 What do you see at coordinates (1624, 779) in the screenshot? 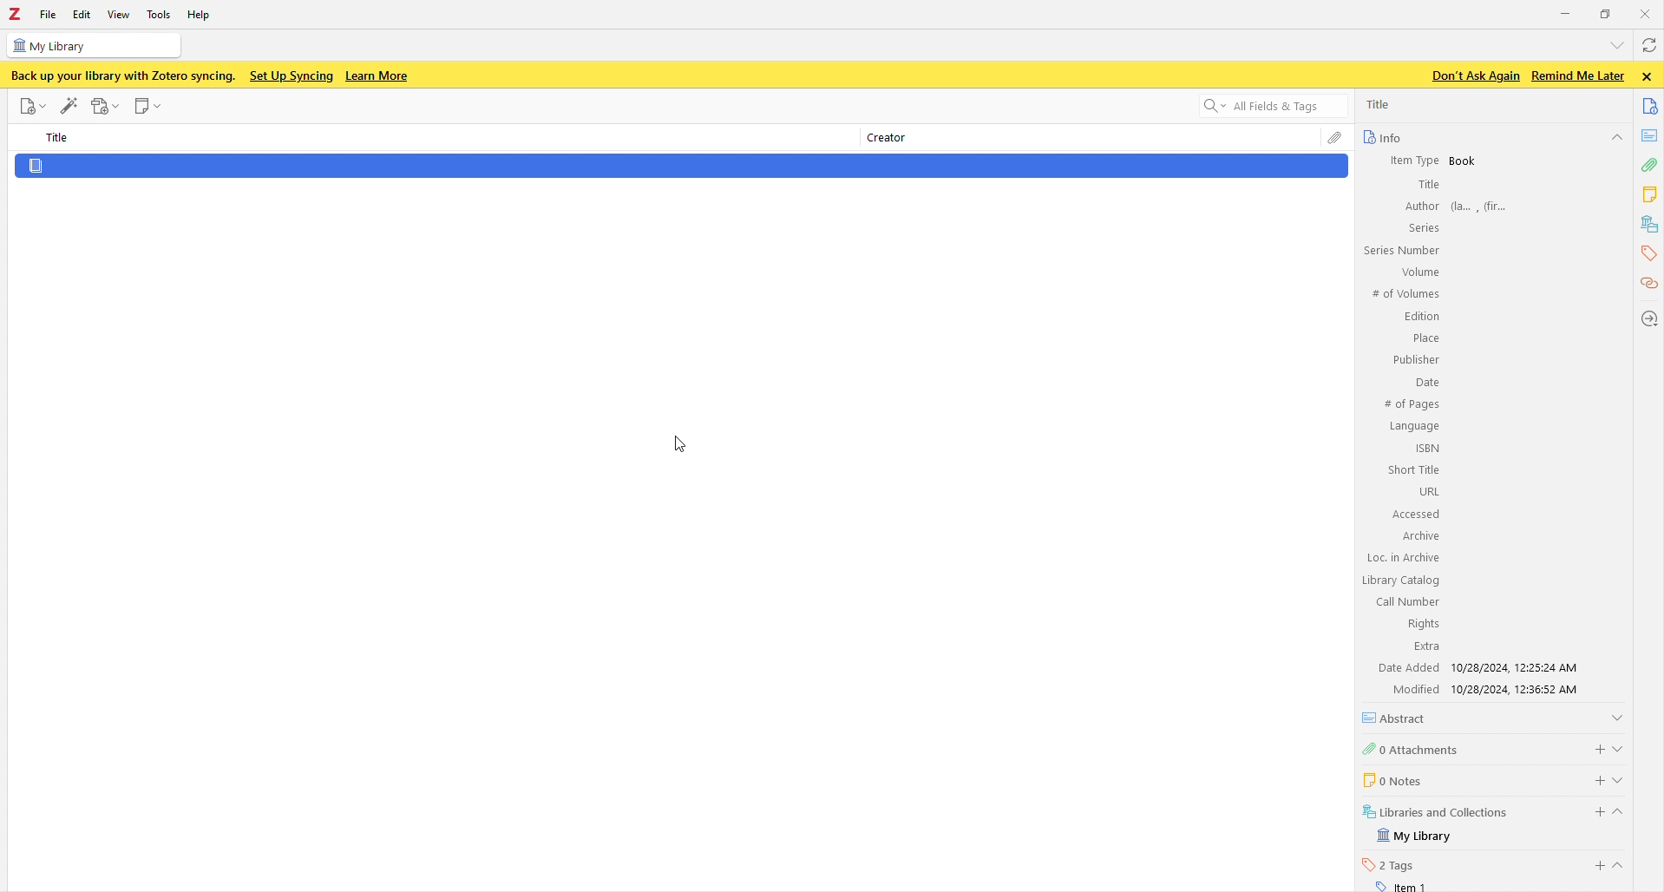
I see `show` at bounding box center [1624, 779].